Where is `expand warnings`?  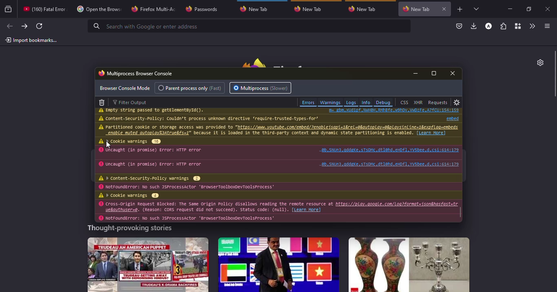 expand warnings is located at coordinates (134, 196).